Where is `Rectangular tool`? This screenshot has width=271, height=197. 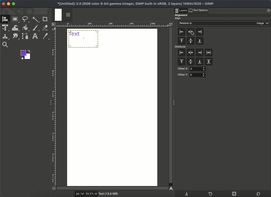
Rectangular tool is located at coordinates (16, 19).